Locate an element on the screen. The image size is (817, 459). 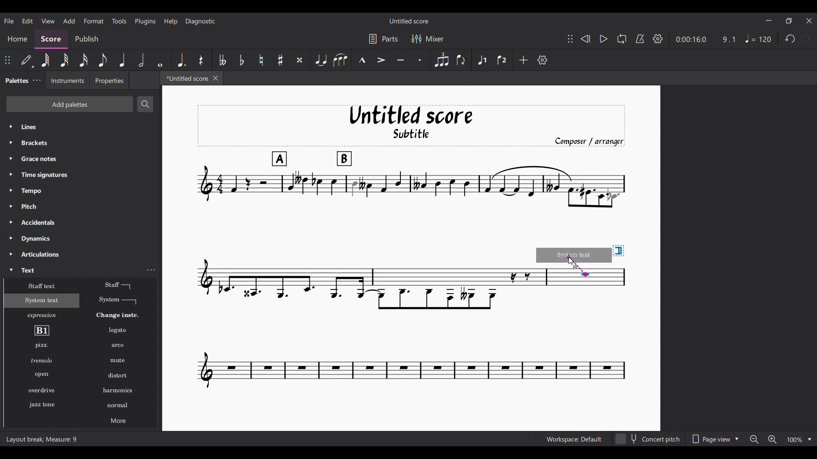
Quarter note is located at coordinates (122, 59).